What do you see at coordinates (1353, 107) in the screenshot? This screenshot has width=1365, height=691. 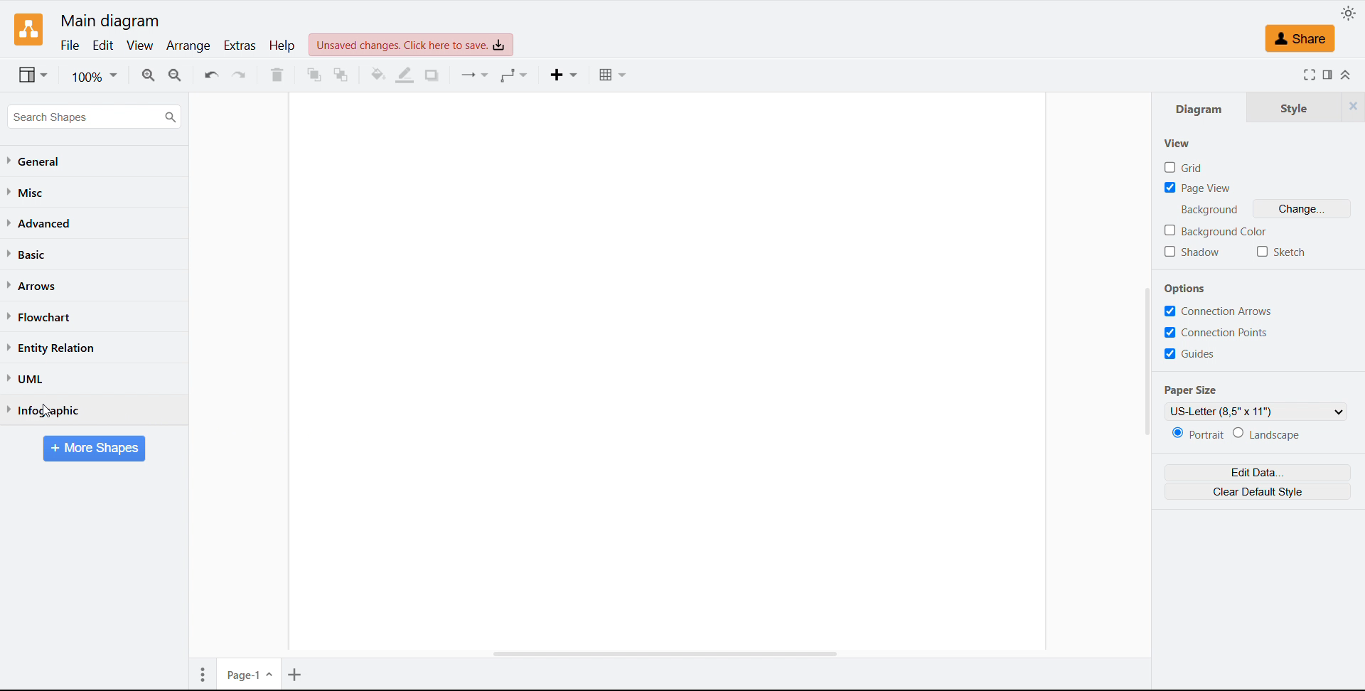 I see `Close tabs ` at bounding box center [1353, 107].